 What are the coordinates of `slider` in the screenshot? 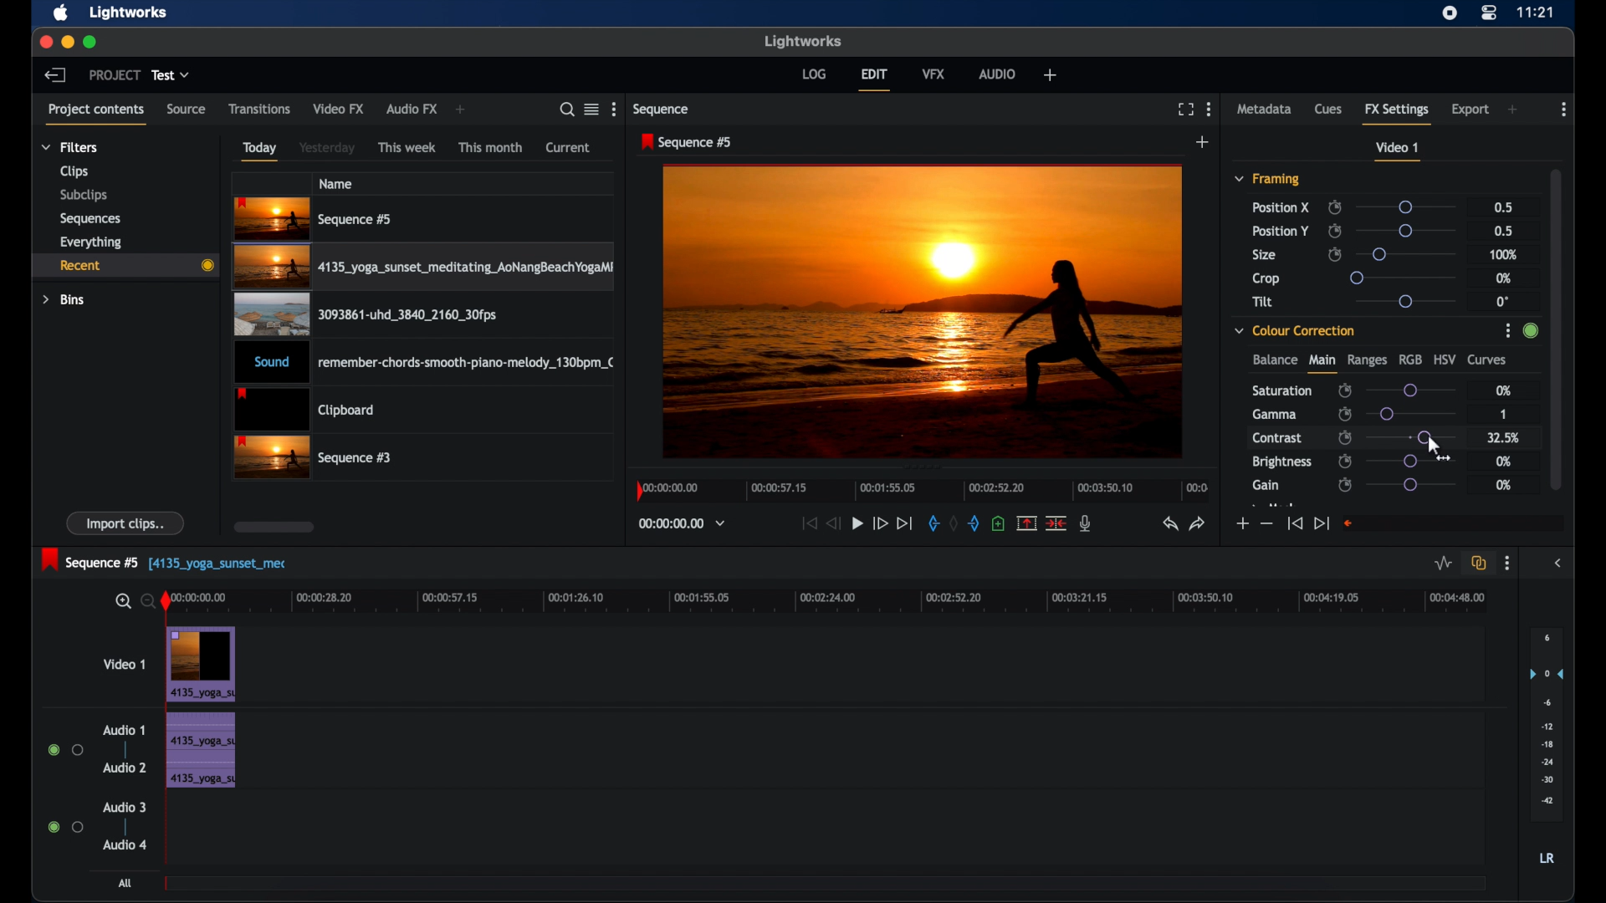 It's located at (1404, 301).